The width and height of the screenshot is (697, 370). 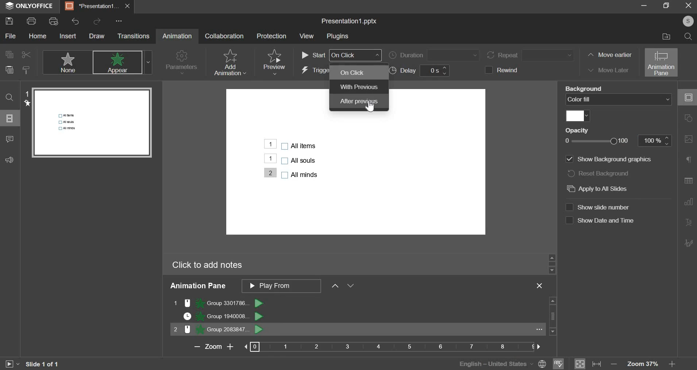 I want to click on on click, so click(x=359, y=72).